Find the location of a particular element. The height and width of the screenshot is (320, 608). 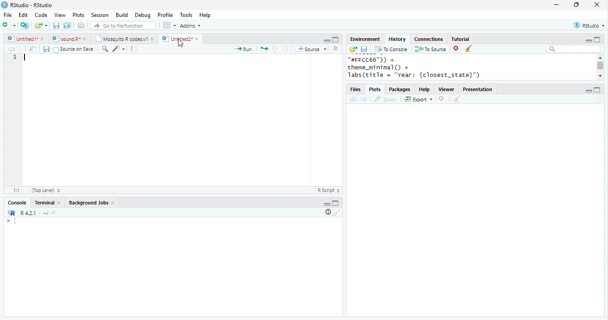

scroll bar is located at coordinates (600, 65).